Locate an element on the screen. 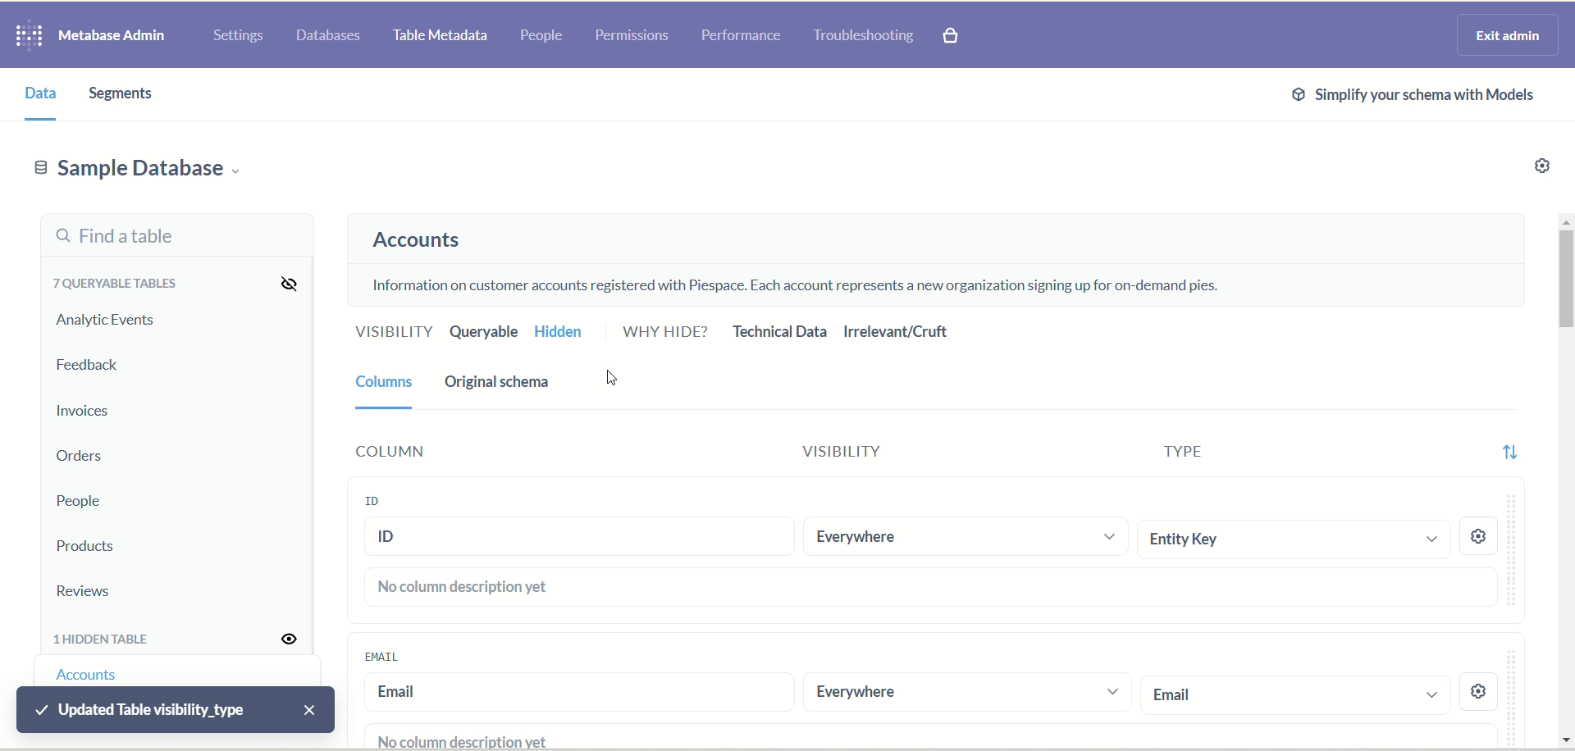  hidden is located at coordinates (570, 331).